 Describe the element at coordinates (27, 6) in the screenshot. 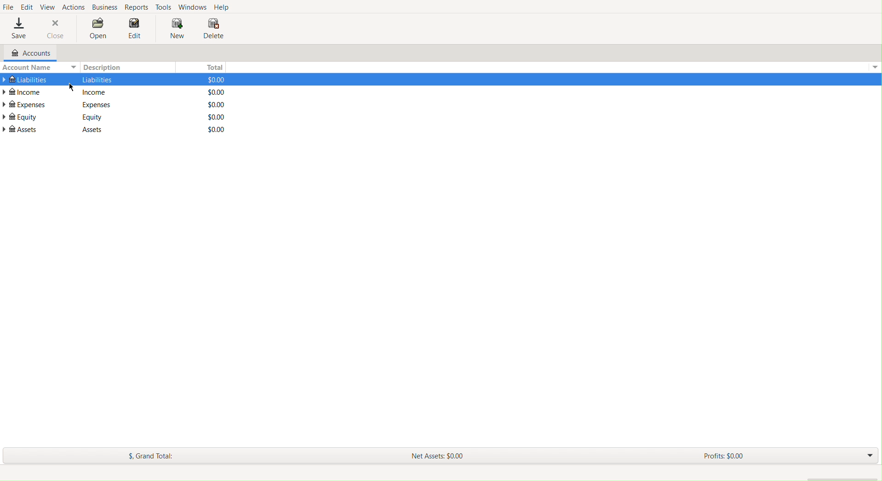

I see `Edit` at that location.